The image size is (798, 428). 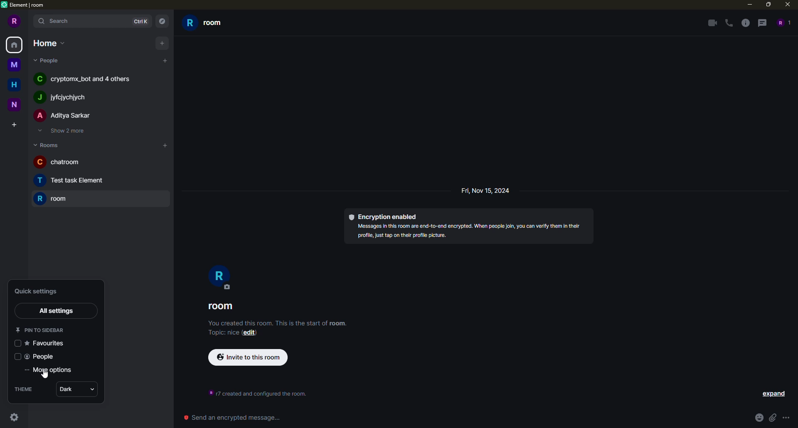 What do you see at coordinates (250, 357) in the screenshot?
I see `invite to this room` at bounding box center [250, 357].